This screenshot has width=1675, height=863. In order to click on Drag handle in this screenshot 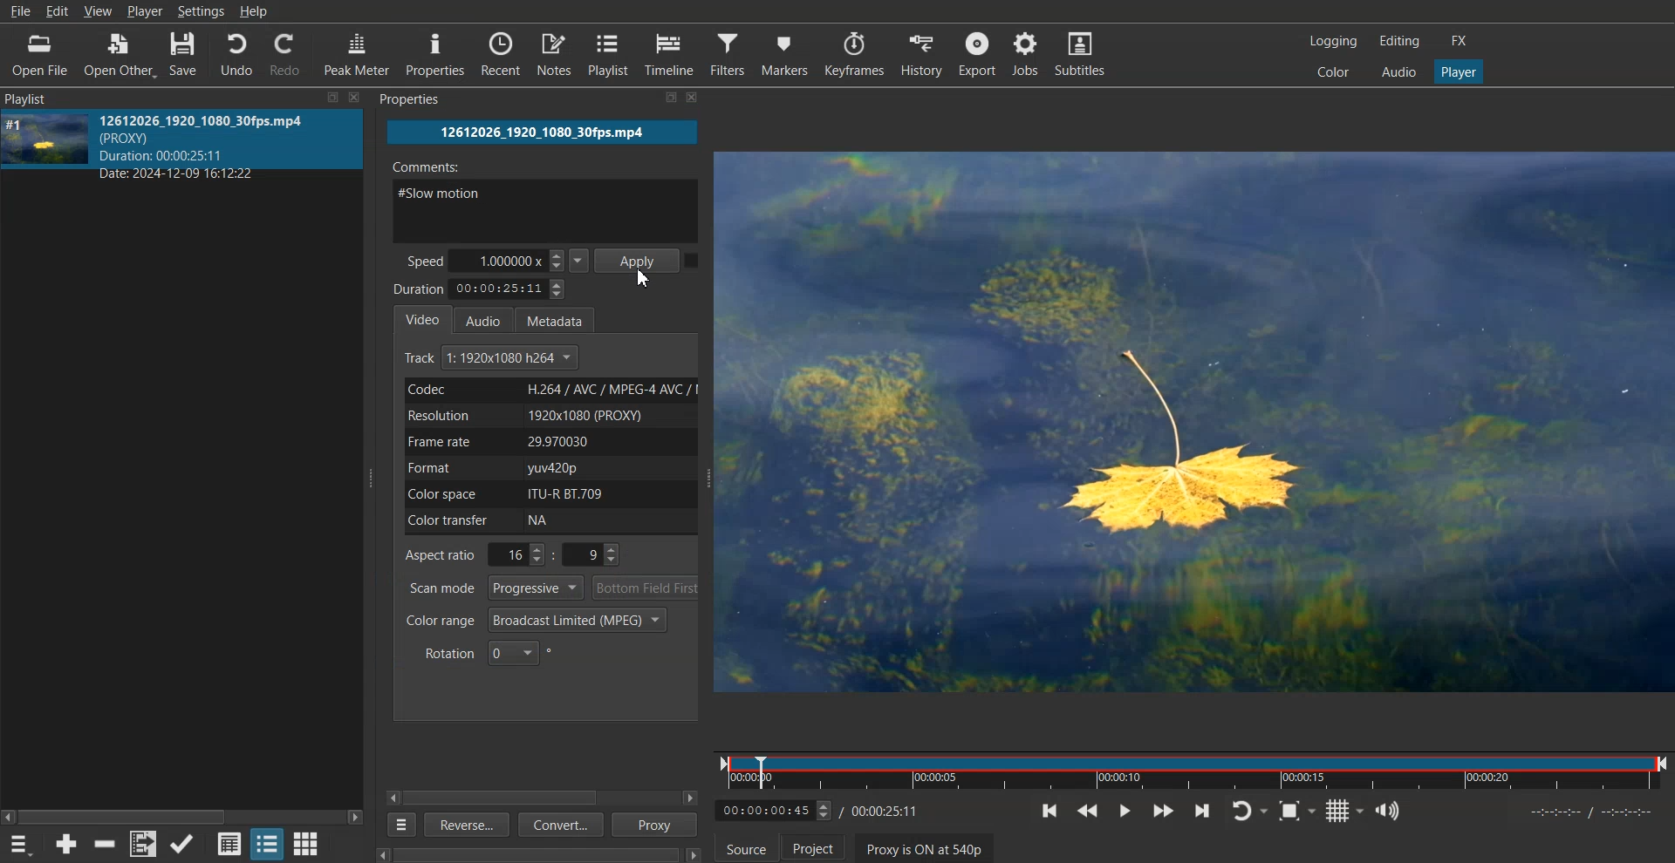, I will do `click(373, 477)`.